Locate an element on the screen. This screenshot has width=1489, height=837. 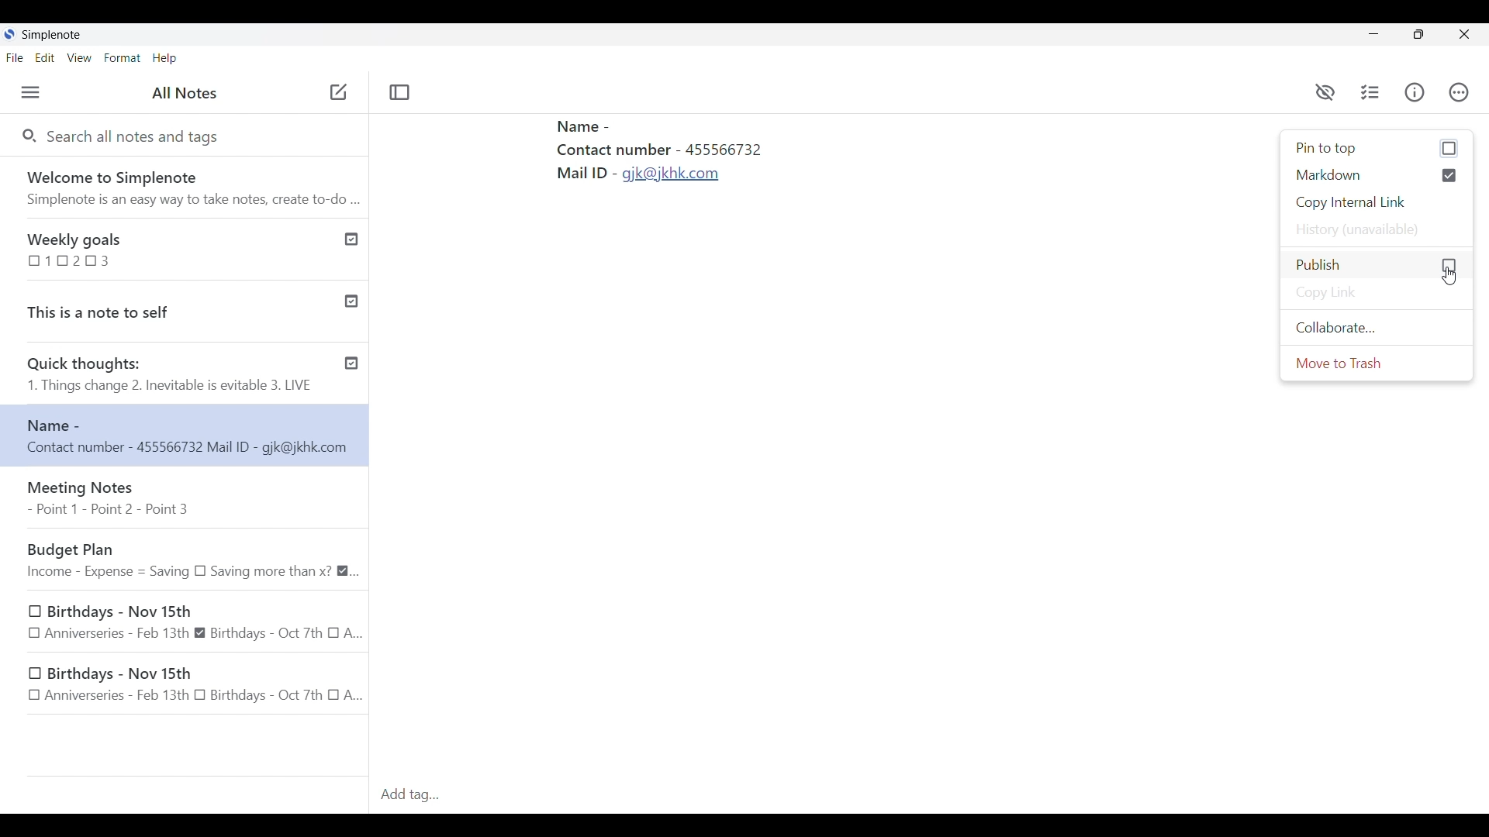
Copy internal link is located at coordinates (1377, 203).